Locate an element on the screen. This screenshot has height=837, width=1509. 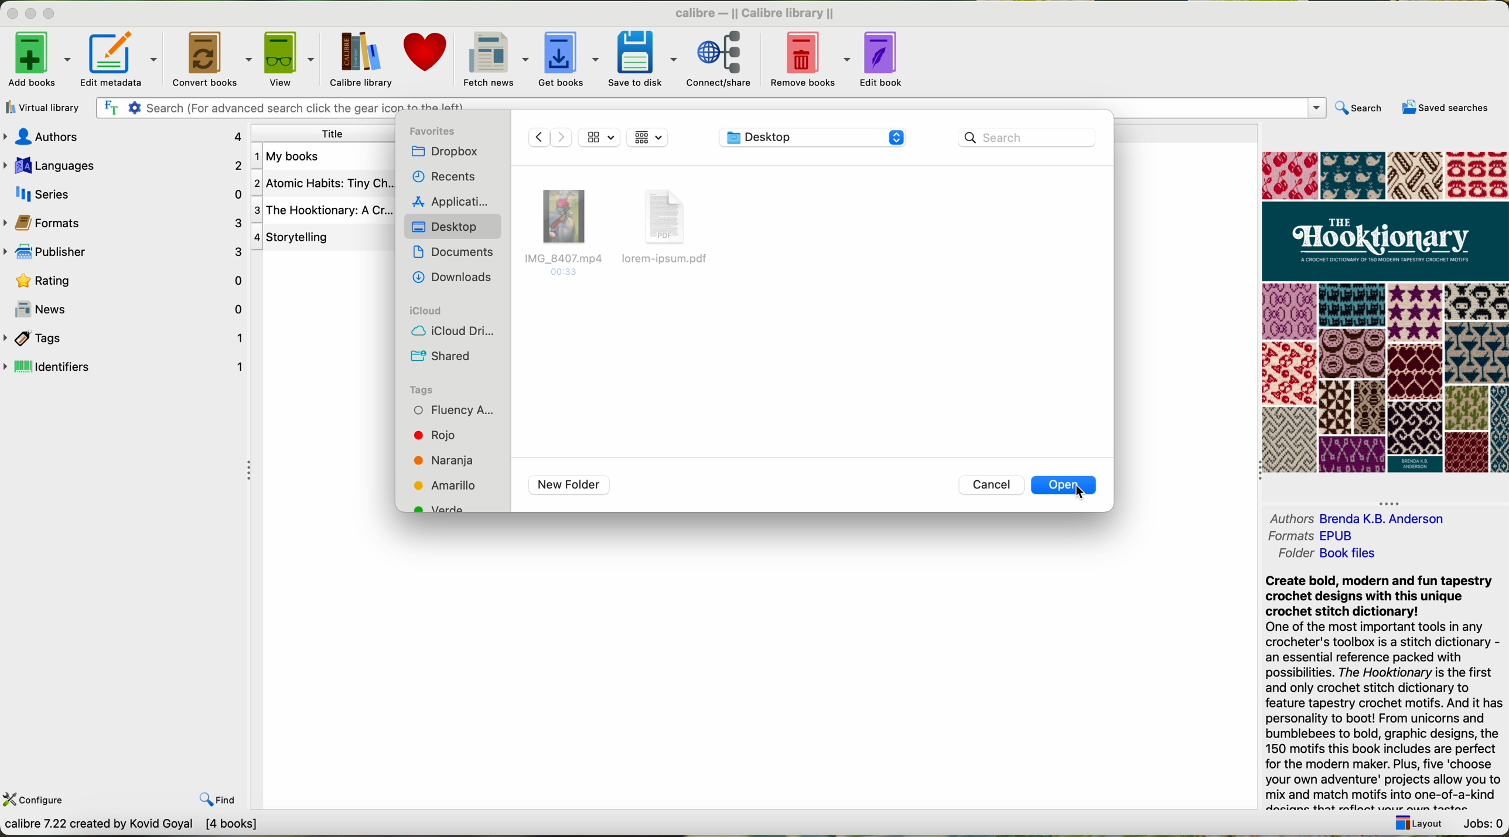
search bar is located at coordinates (1026, 138).